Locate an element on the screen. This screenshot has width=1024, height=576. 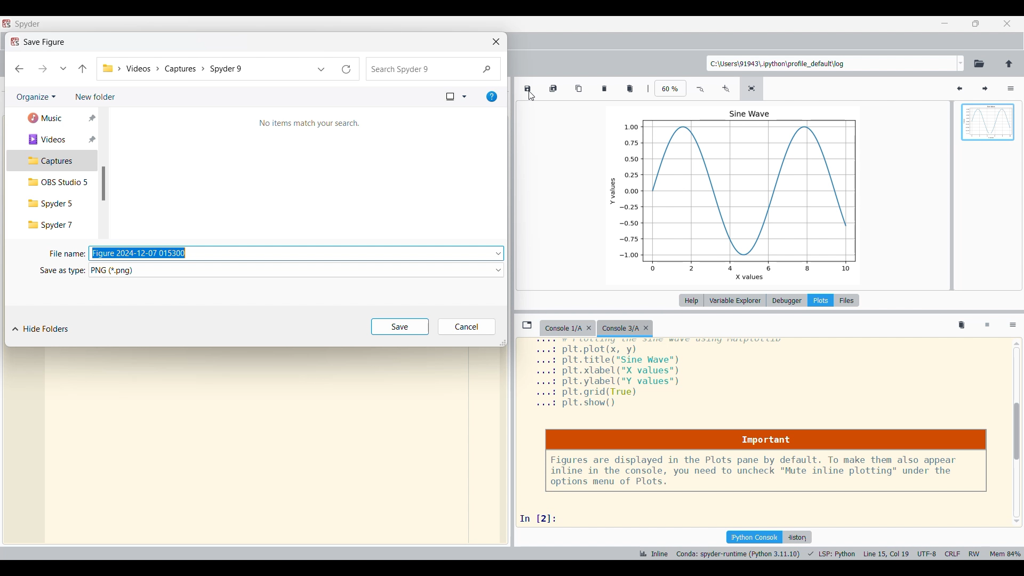
UTF-8 is located at coordinates (927, 553).